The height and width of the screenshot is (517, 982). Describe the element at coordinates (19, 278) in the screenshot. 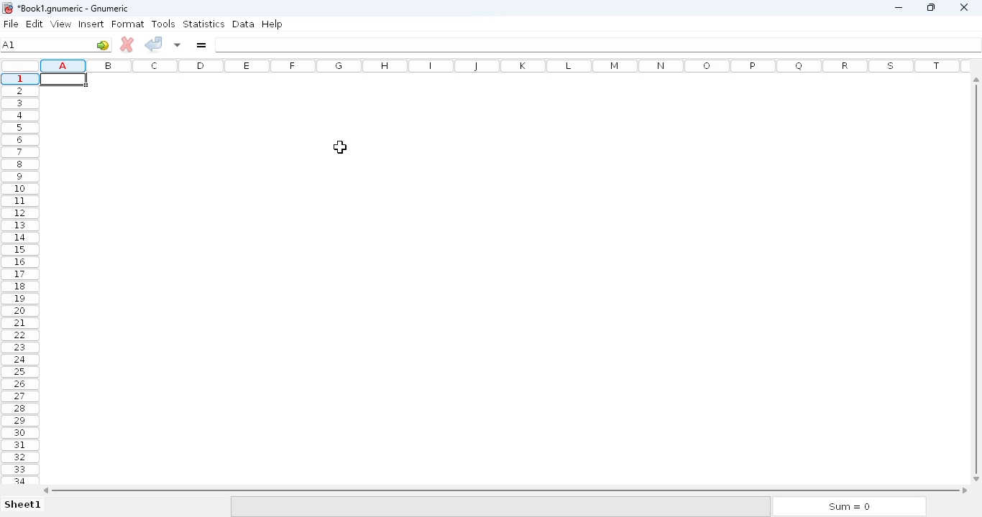

I see `rows` at that location.